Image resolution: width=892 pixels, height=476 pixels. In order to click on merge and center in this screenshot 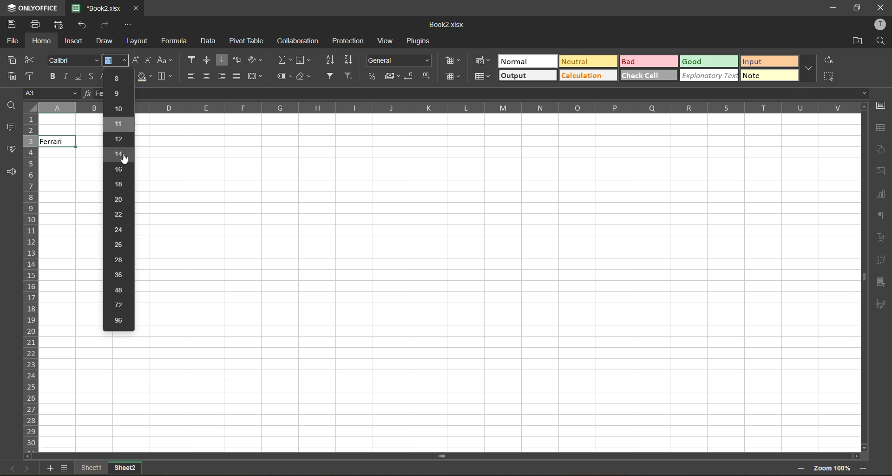, I will do `click(256, 76)`.